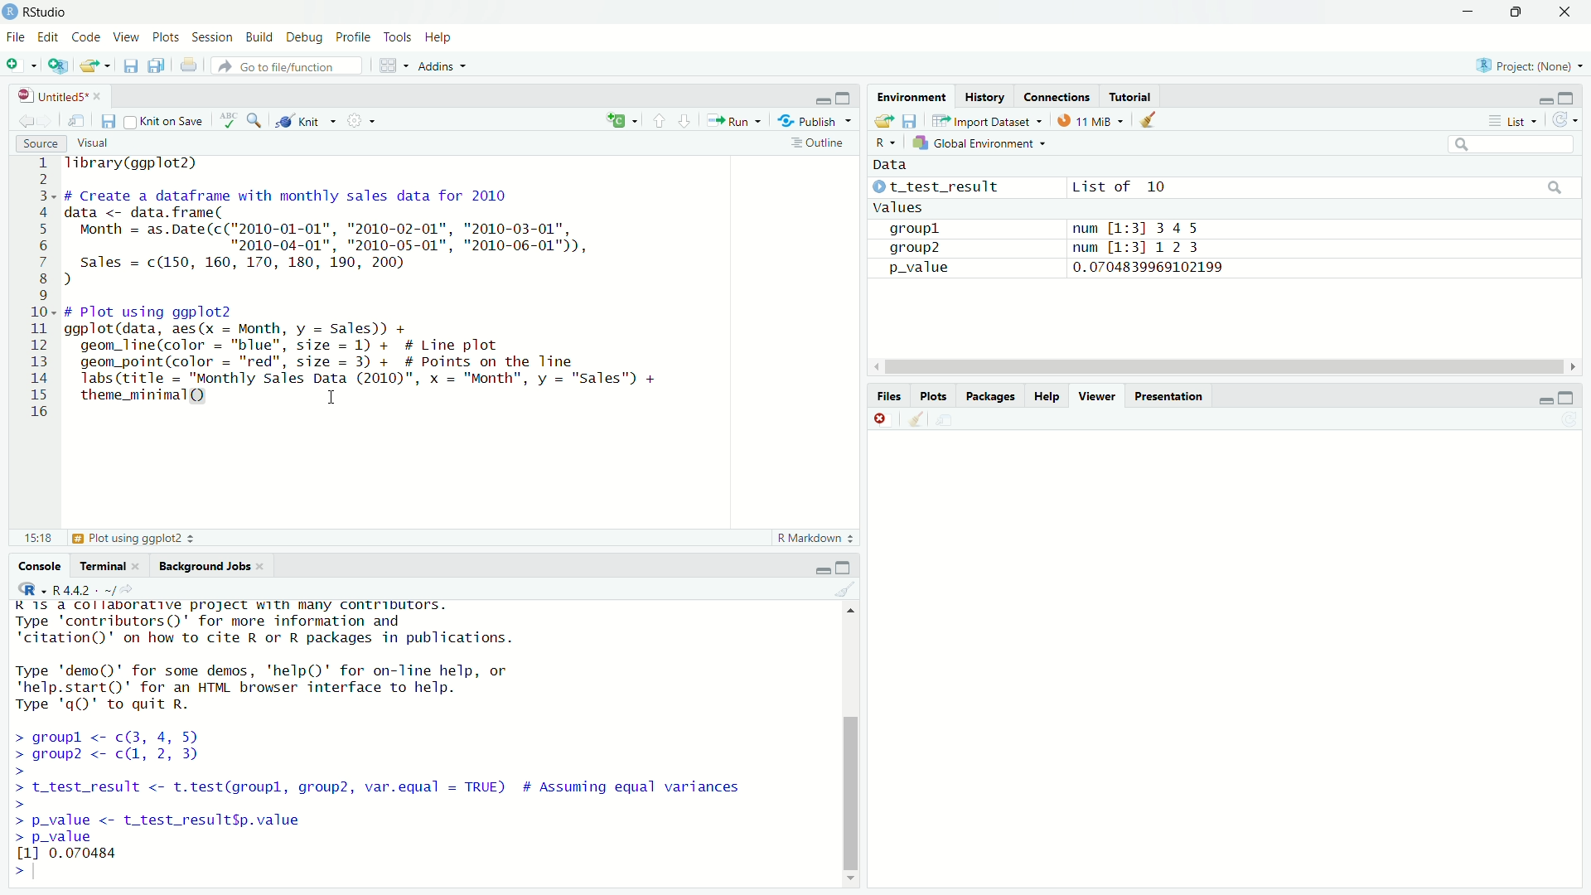 This screenshot has height=895, width=1591. Describe the element at coordinates (1048, 247) in the screenshot. I see `aroun? num M-=311 2 3` at that location.